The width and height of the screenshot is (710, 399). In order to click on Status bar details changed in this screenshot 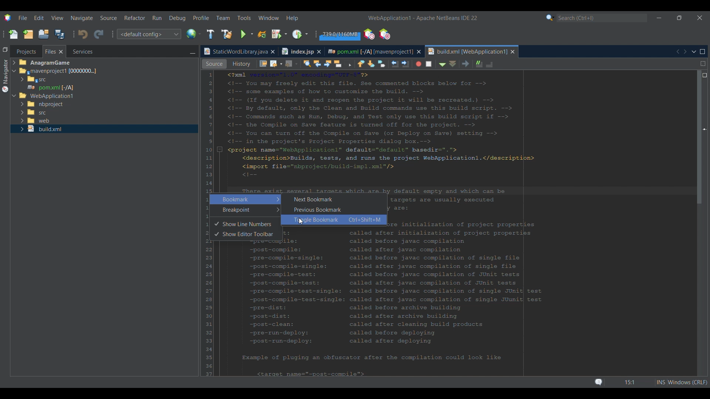, I will do `click(650, 382)`.